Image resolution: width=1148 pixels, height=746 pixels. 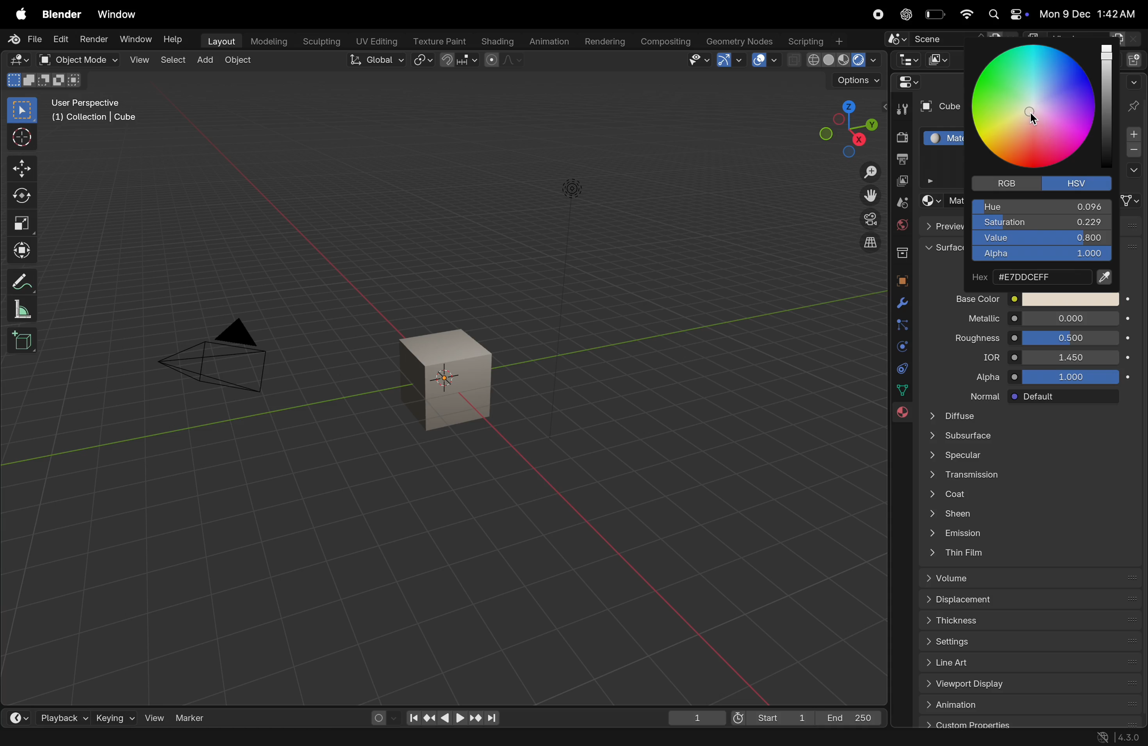 What do you see at coordinates (270, 41) in the screenshot?
I see `modelling` at bounding box center [270, 41].